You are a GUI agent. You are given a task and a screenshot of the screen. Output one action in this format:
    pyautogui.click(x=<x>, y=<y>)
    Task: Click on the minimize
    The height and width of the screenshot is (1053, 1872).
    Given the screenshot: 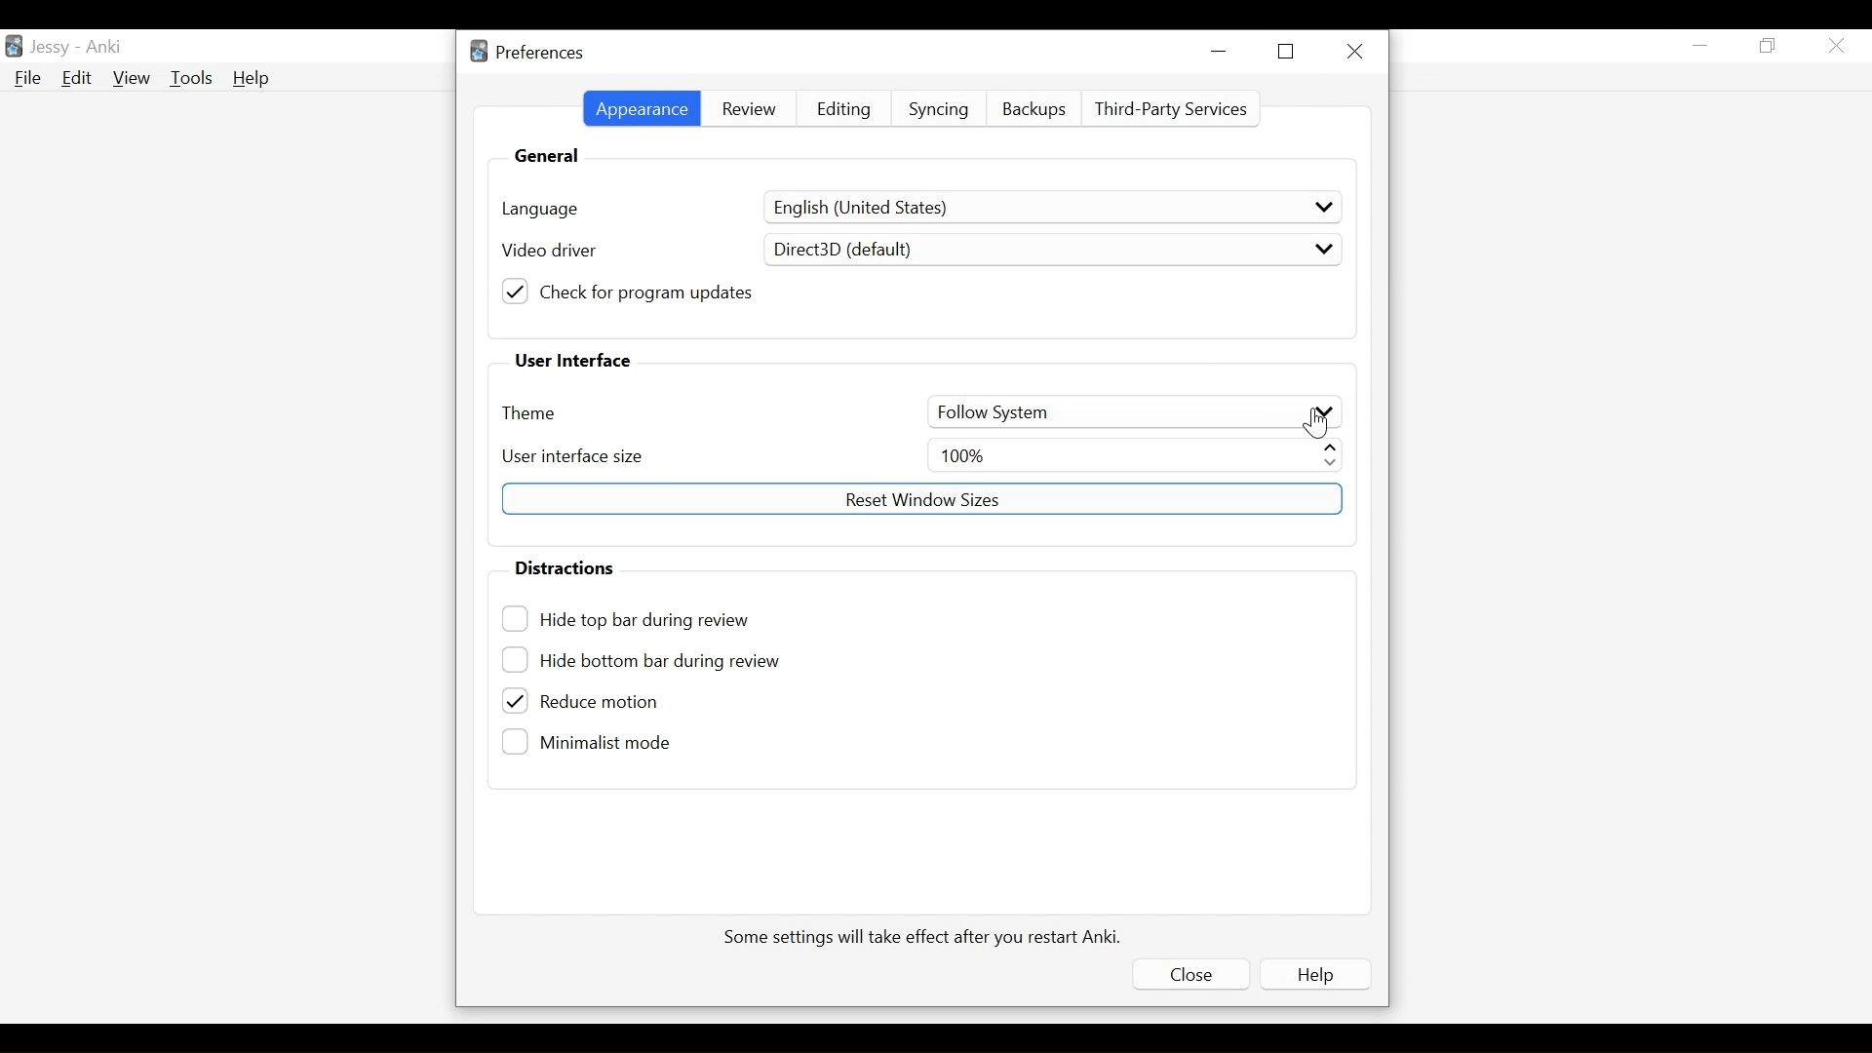 What is the action you would take?
    pyautogui.click(x=1701, y=45)
    